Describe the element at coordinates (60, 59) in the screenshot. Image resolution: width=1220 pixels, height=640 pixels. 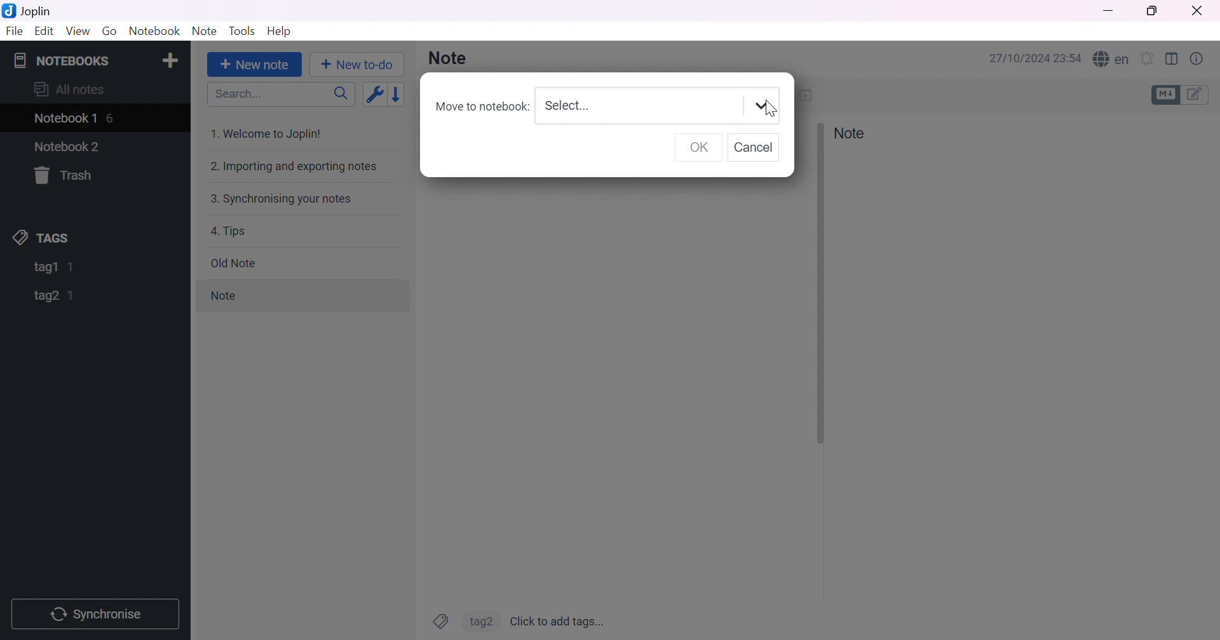
I see `NOTEBOOKS` at that location.